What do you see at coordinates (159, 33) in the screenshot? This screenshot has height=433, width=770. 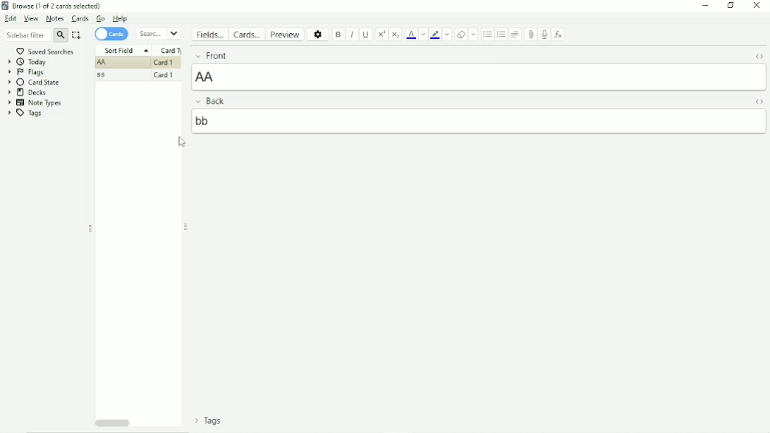 I see `Search` at bounding box center [159, 33].